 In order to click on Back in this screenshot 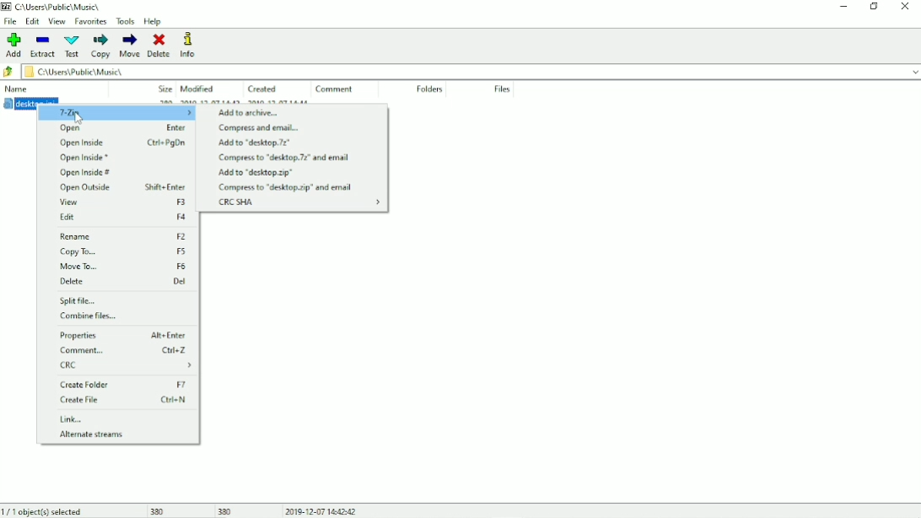, I will do `click(8, 73)`.